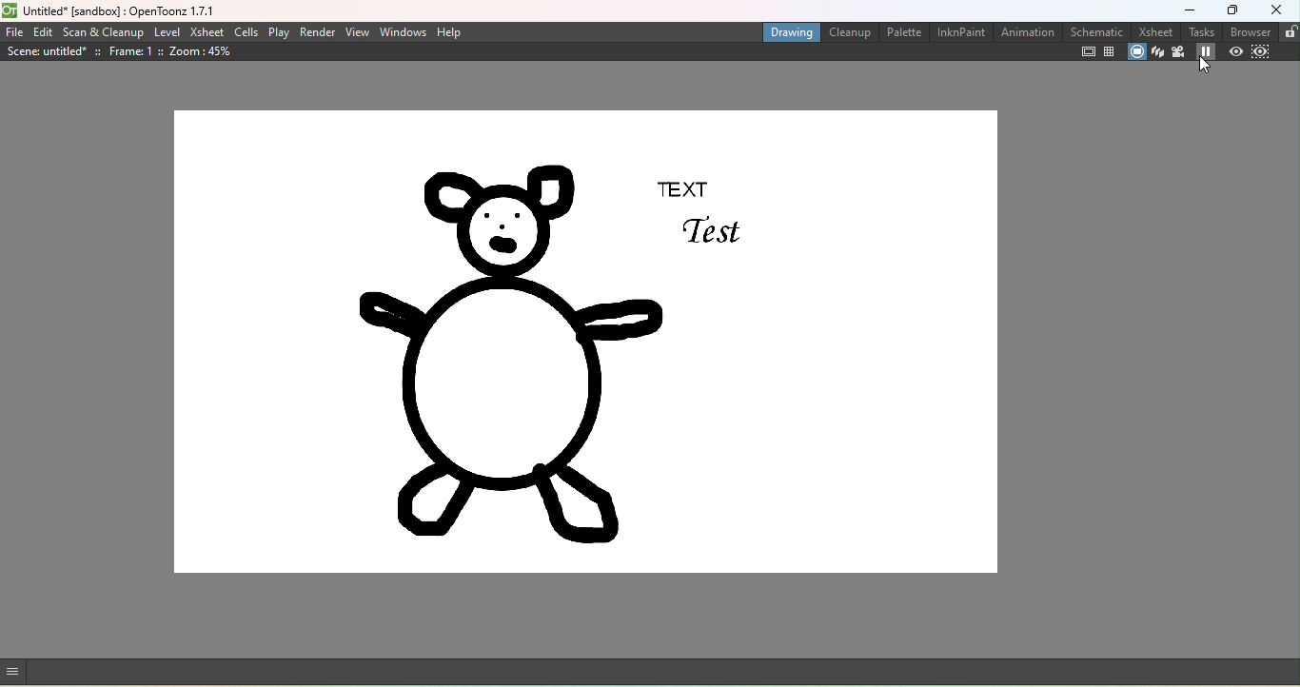 The width and height of the screenshot is (1300, 687). What do you see at coordinates (1085, 53) in the screenshot?
I see `Safe area` at bounding box center [1085, 53].